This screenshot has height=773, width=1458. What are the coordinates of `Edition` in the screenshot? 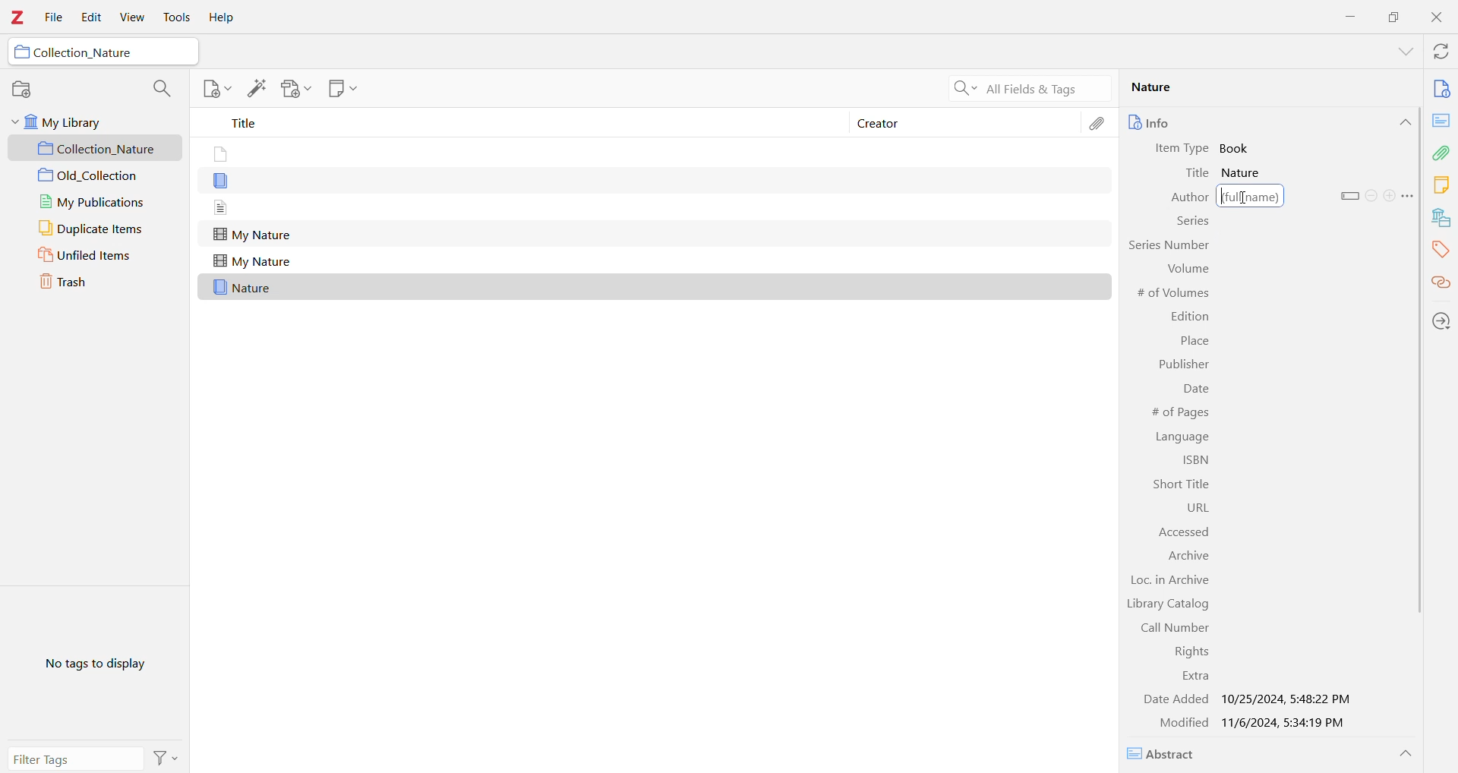 It's located at (1190, 317).